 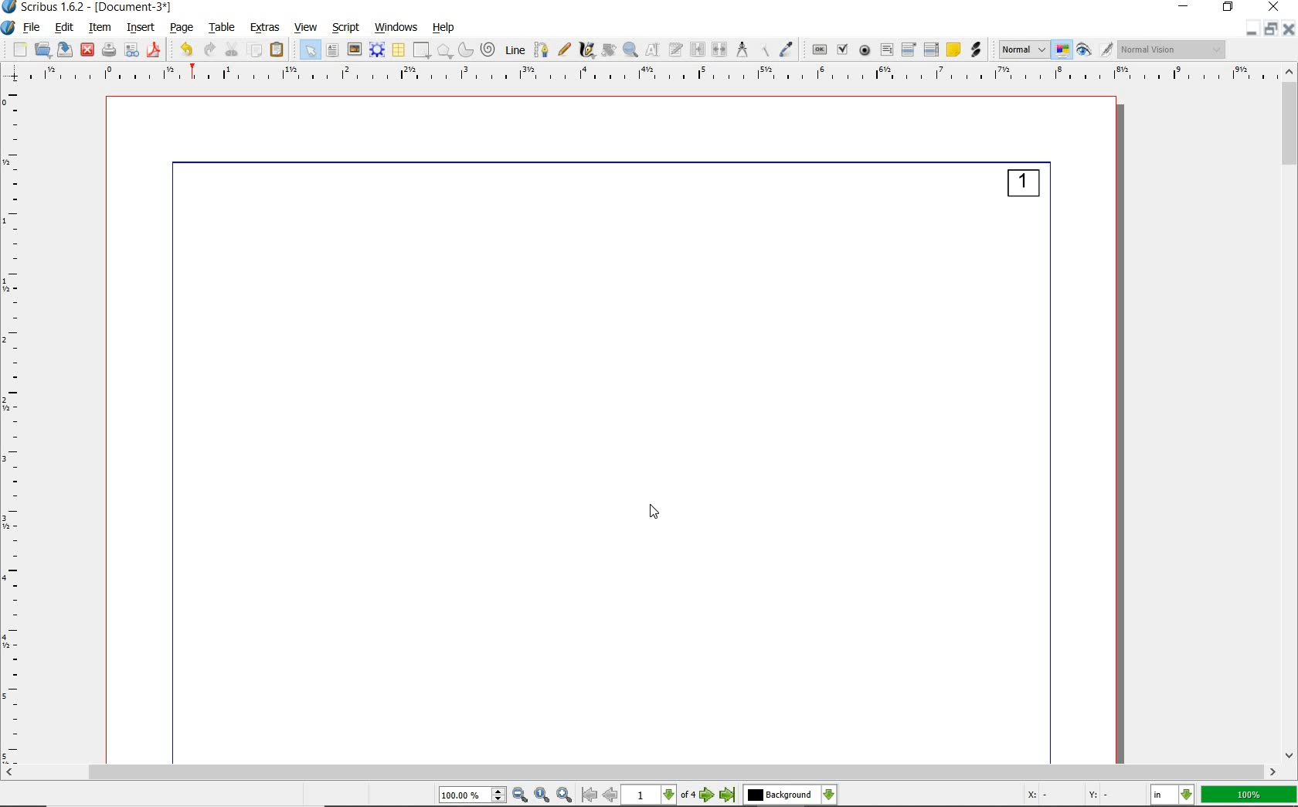 What do you see at coordinates (88, 49) in the screenshot?
I see `close` at bounding box center [88, 49].